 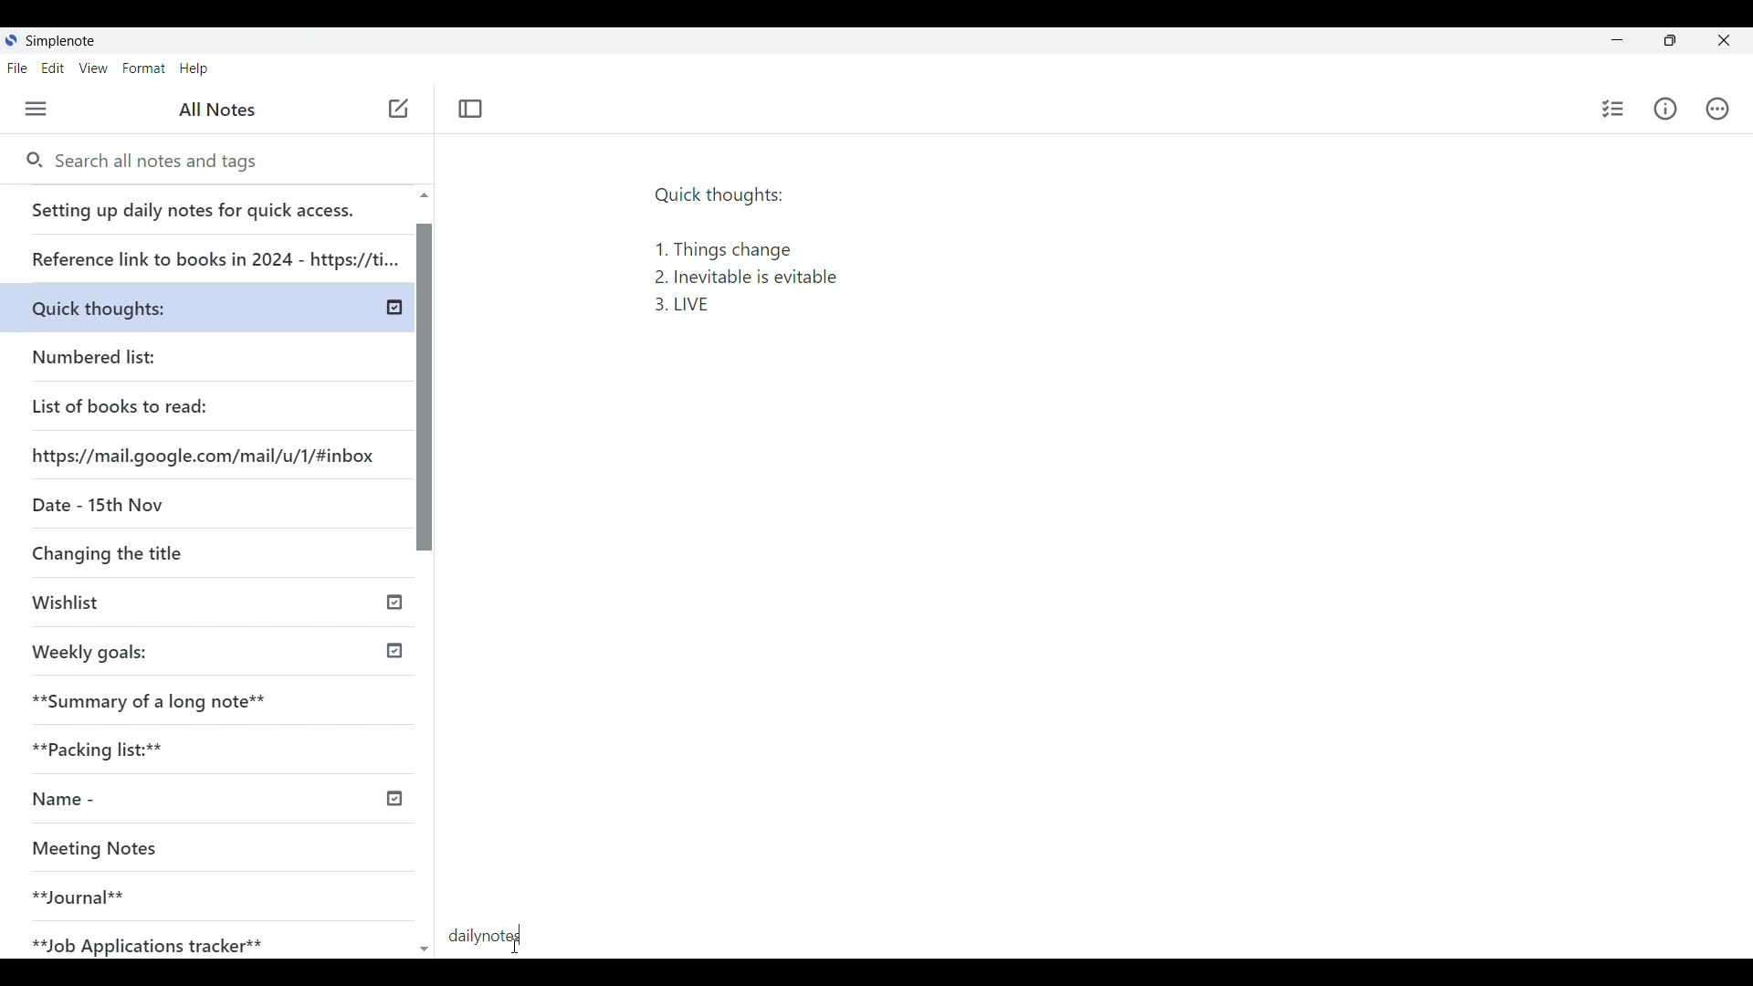 What do you see at coordinates (142, 304) in the screenshot?
I see `Quick thoughts` at bounding box center [142, 304].